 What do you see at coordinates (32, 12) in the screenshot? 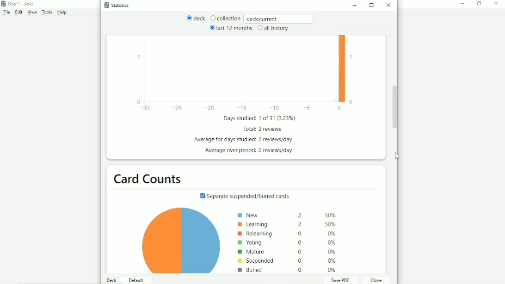
I see `View` at bounding box center [32, 12].